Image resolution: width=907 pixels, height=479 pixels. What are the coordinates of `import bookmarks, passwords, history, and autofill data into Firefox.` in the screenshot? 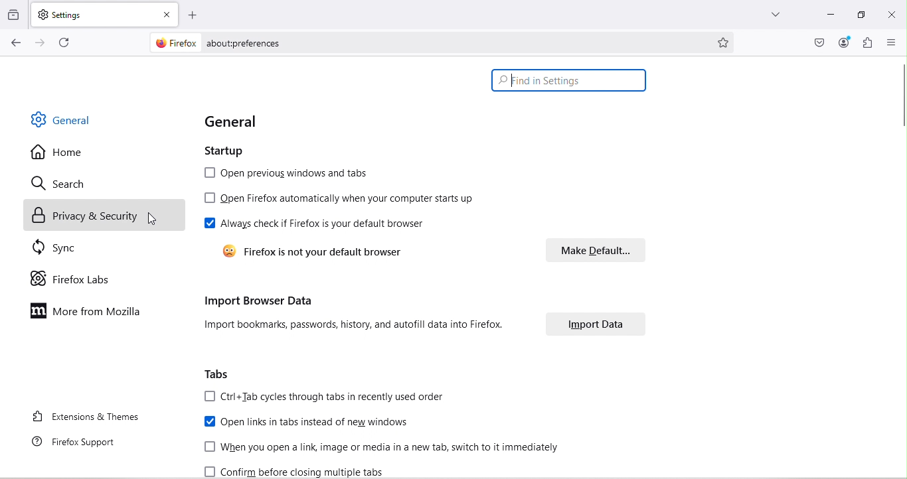 It's located at (358, 328).